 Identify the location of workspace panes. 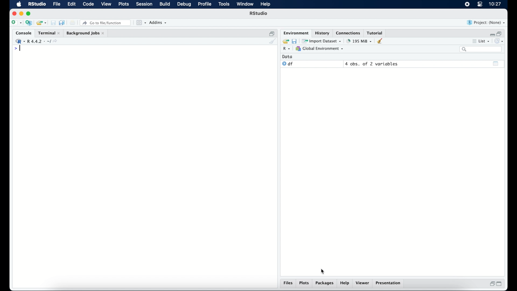
(141, 23).